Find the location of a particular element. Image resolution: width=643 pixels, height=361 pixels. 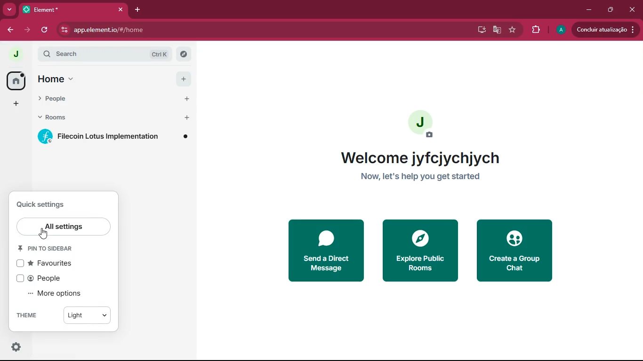

back is located at coordinates (11, 30).